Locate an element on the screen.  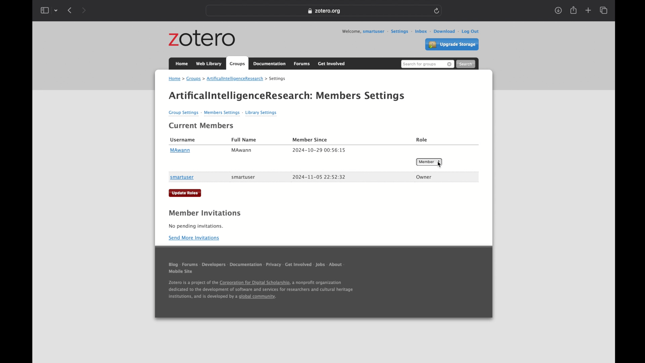
get involved is located at coordinates (332, 64).